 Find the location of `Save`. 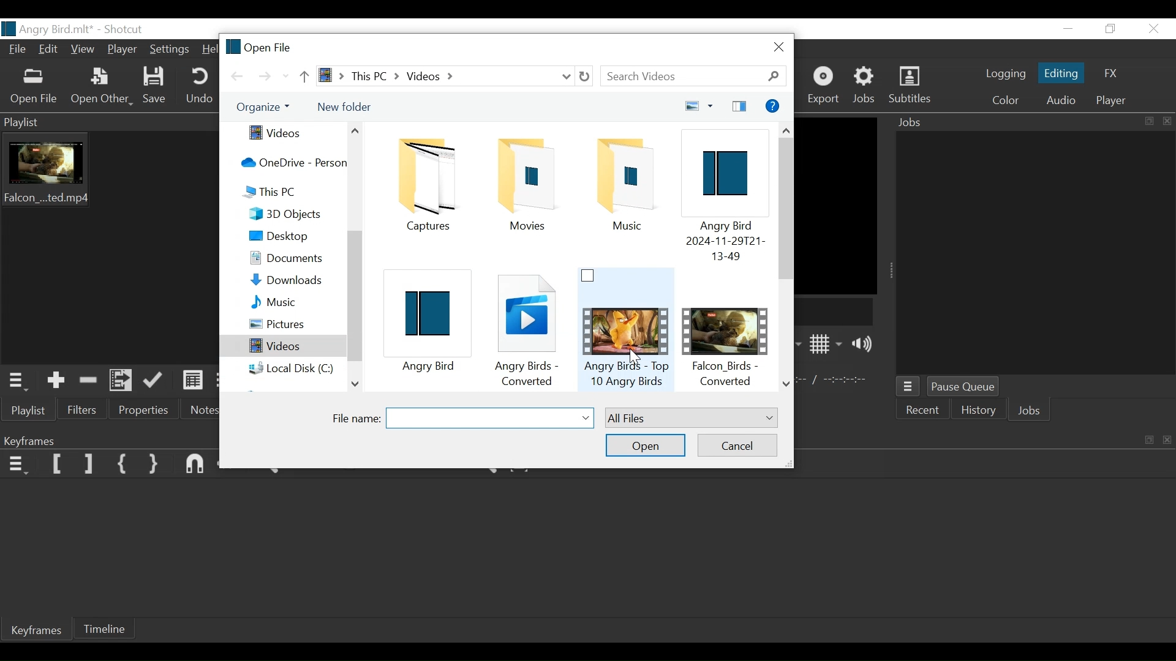

Save is located at coordinates (156, 85).